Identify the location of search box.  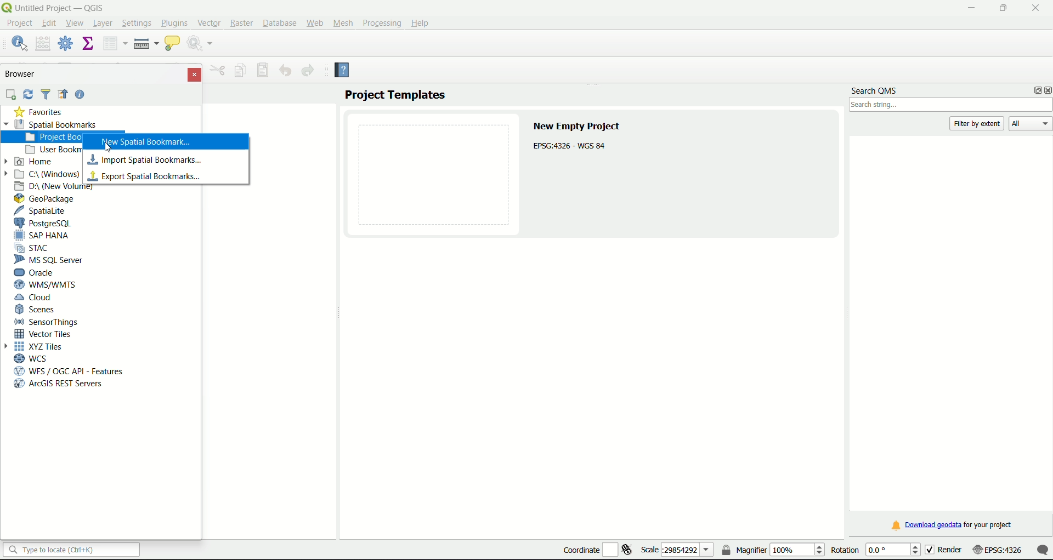
(952, 105).